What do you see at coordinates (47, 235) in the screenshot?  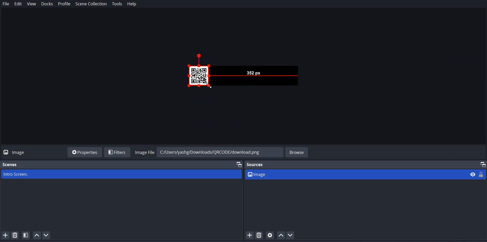 I see `Move Scene Down ` at bounding box center [47, 235].